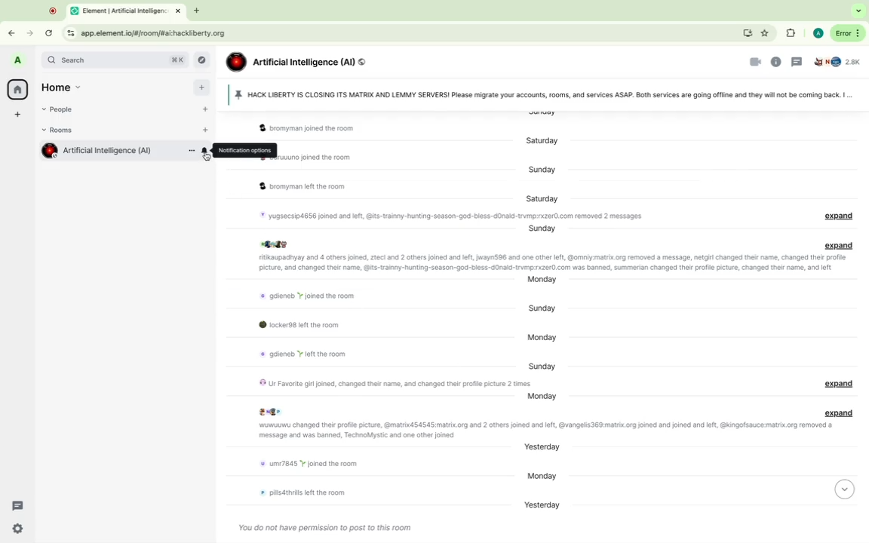  I want to click on Message, so click(299, 354).